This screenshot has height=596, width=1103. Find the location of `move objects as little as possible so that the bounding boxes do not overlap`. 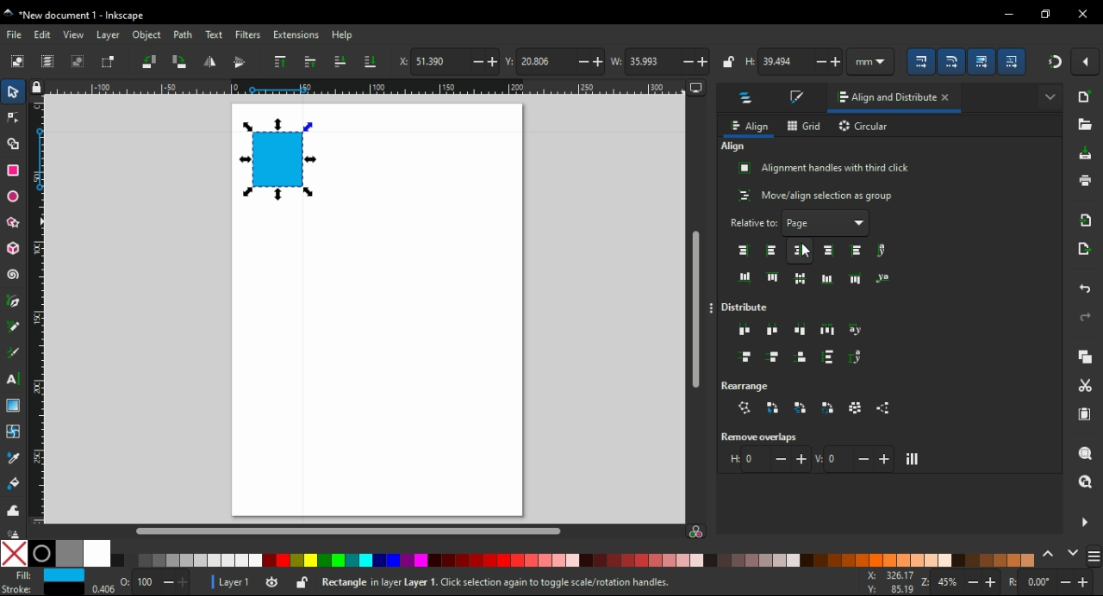

move objects as little as possible so that the bounding boxes do not overlap is located at coordinates (913, 459).